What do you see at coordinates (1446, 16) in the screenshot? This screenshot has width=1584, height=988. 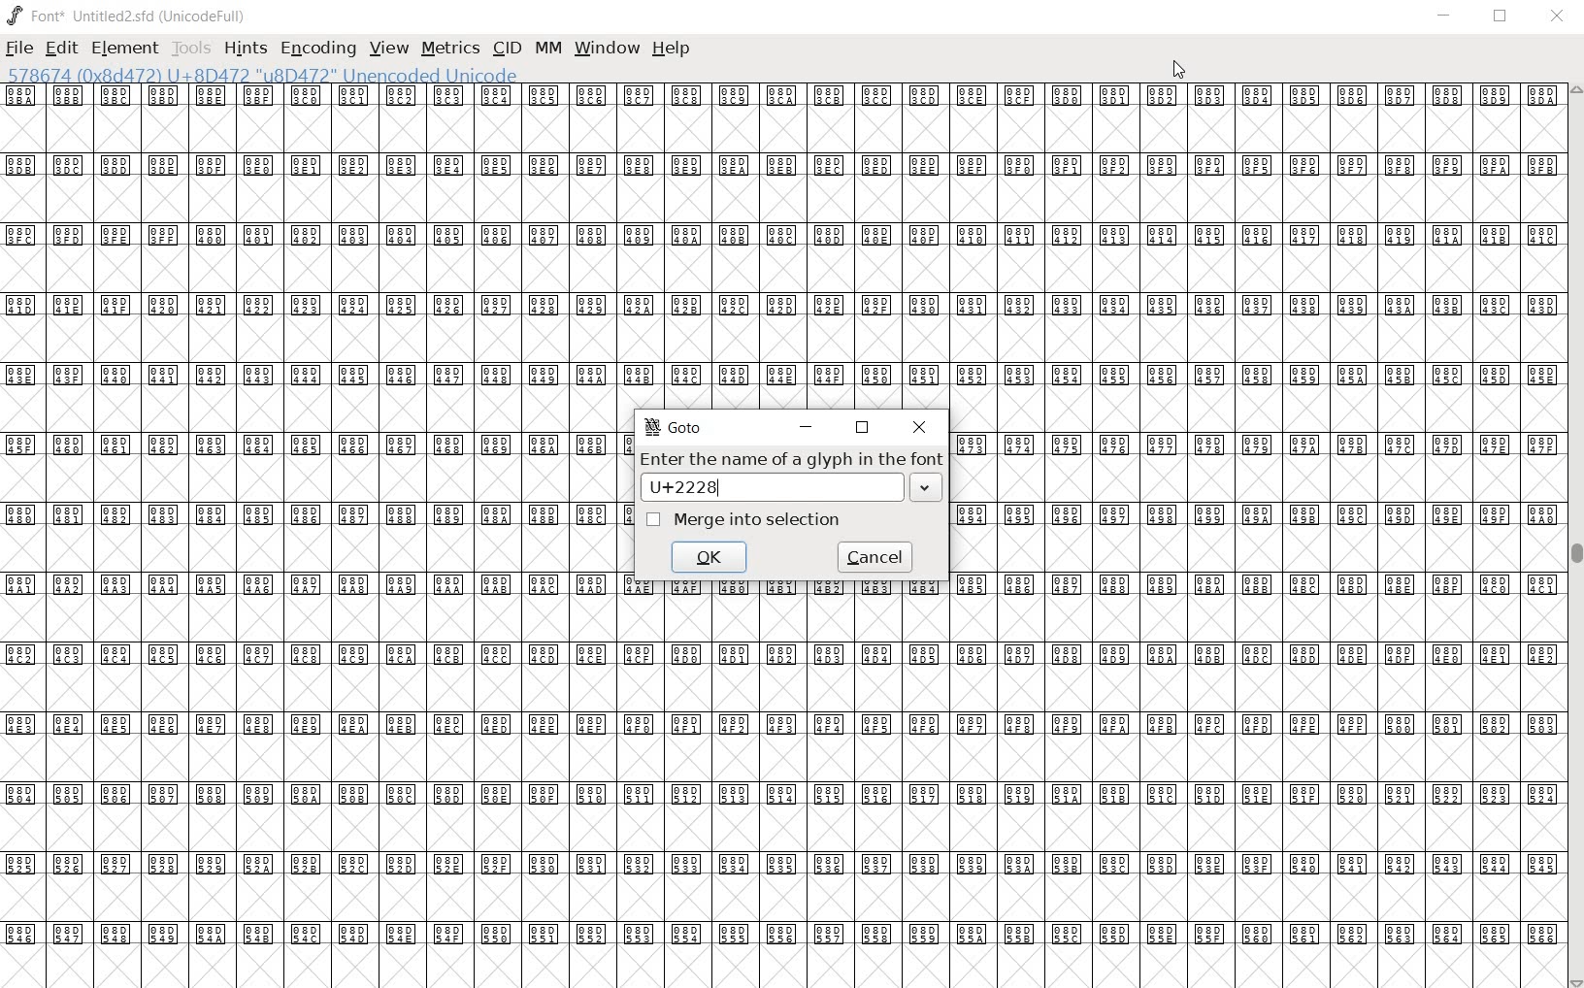 I see `minimize` at bounding box center [1446, 16].